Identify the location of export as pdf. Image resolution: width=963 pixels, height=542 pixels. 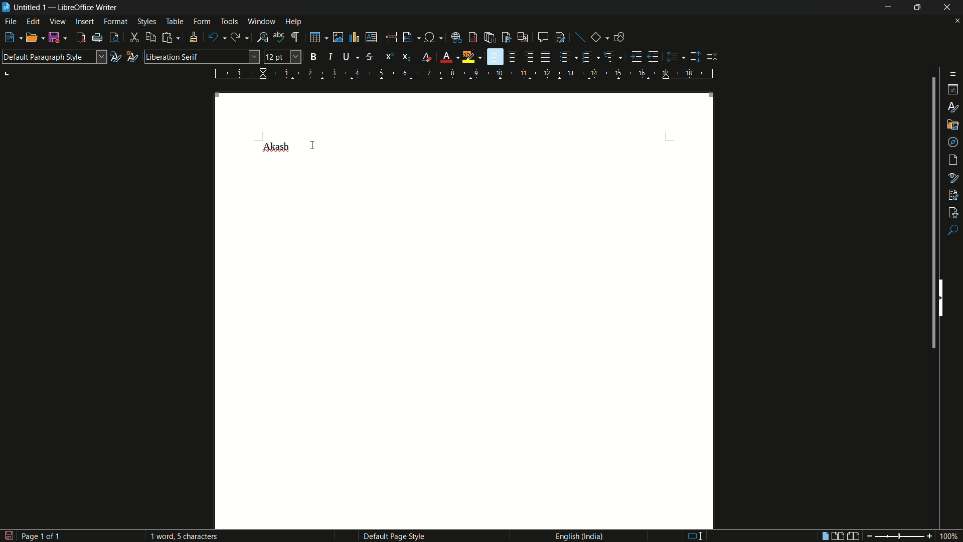
(80, 38).